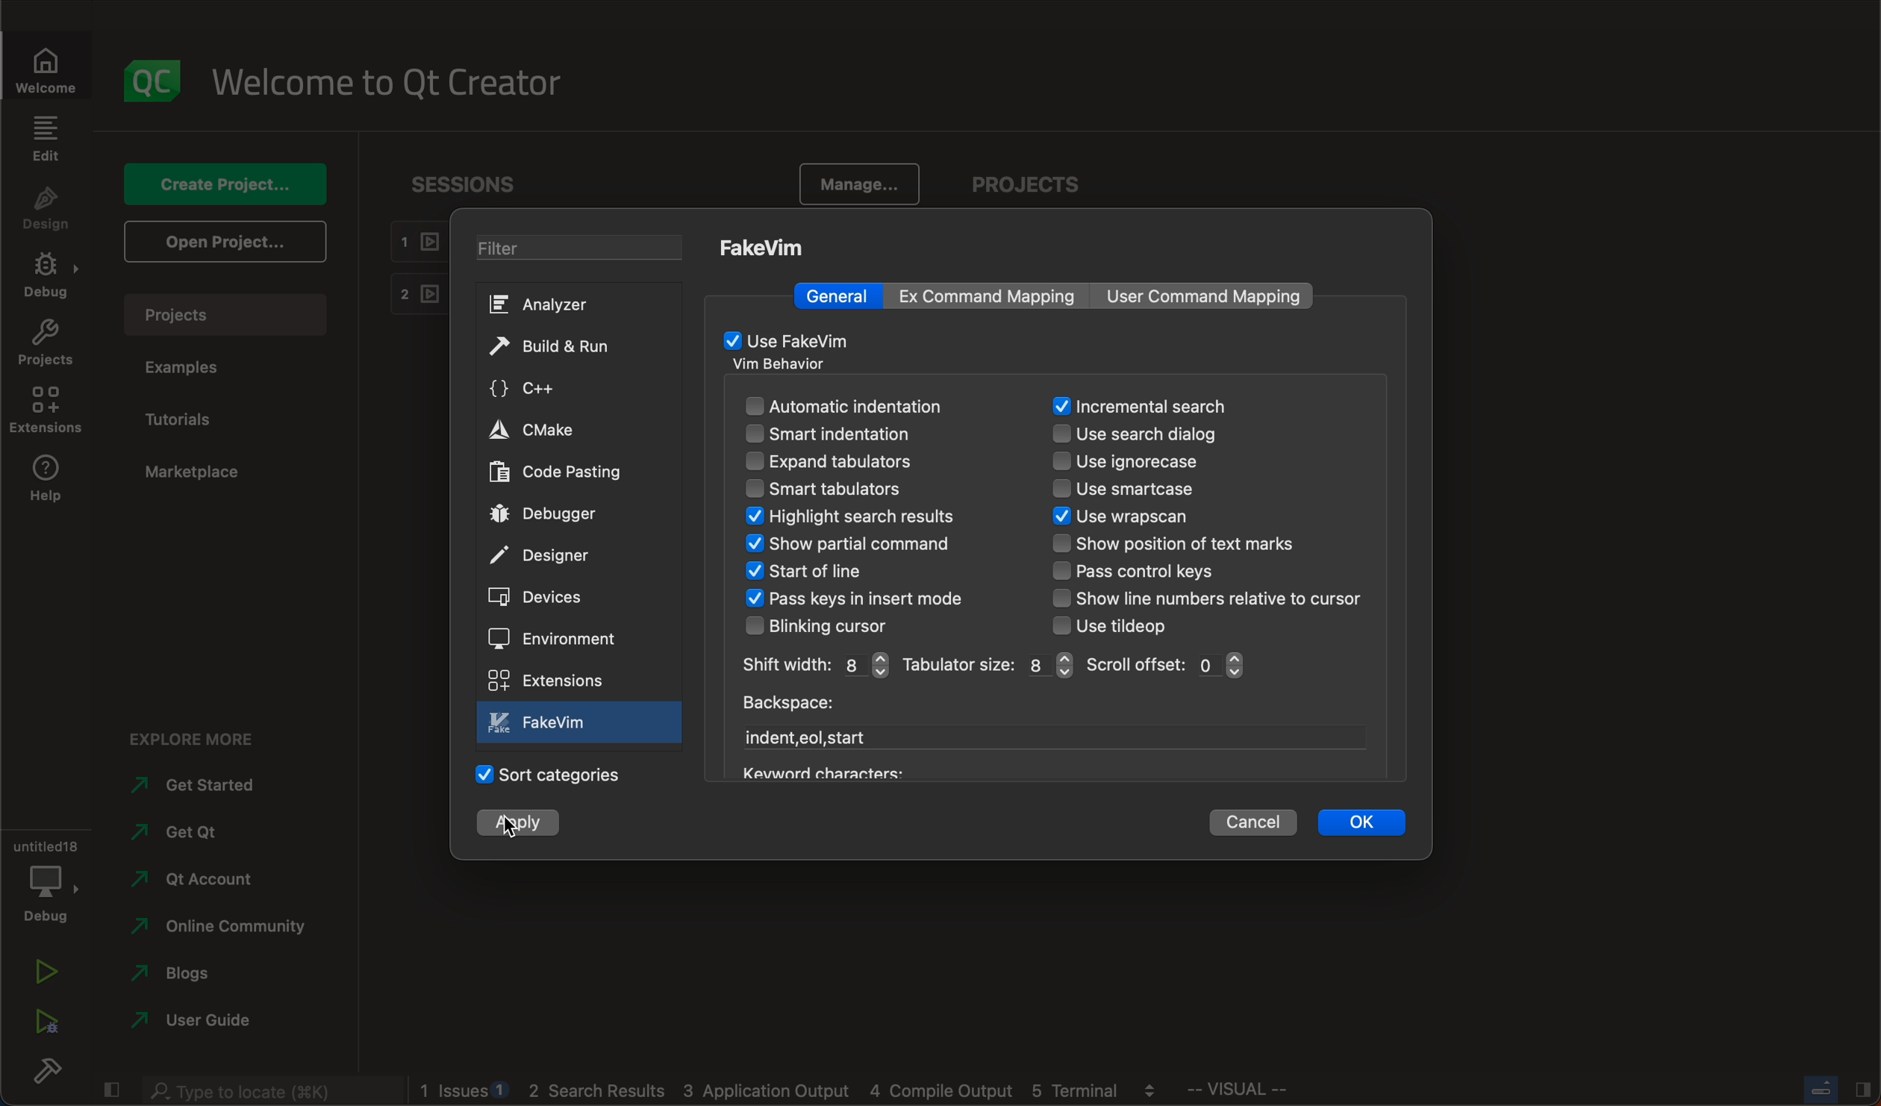  What do you see at coordinates (1035, 181) in the screenshot?
I see `project` at bounding box center [1035, 181].